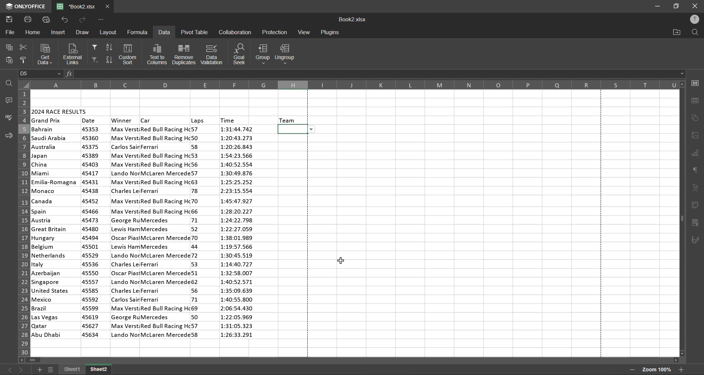 Image resolution: width=704 pixels, height=375 pixels. I want to click on scrollbar, so click(682, 219).